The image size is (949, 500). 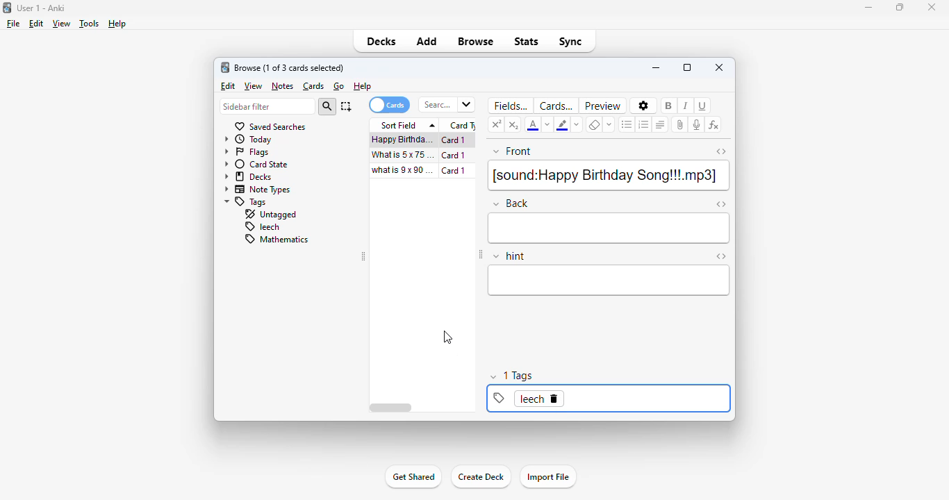 I want to click on select formatting to remove, so click(x=610, y=124).